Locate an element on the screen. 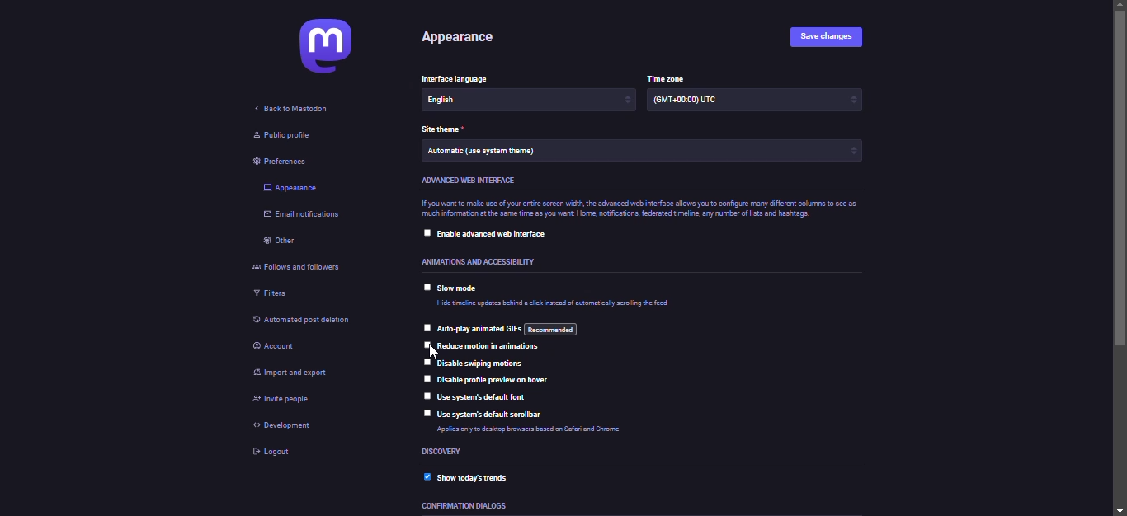 Image resolution: width=1127 pixels, height=516 pixels. disable profile preview on hover is located at coordinates (507, 380).